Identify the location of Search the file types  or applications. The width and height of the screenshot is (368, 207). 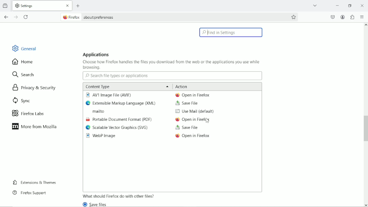
(172, 76).